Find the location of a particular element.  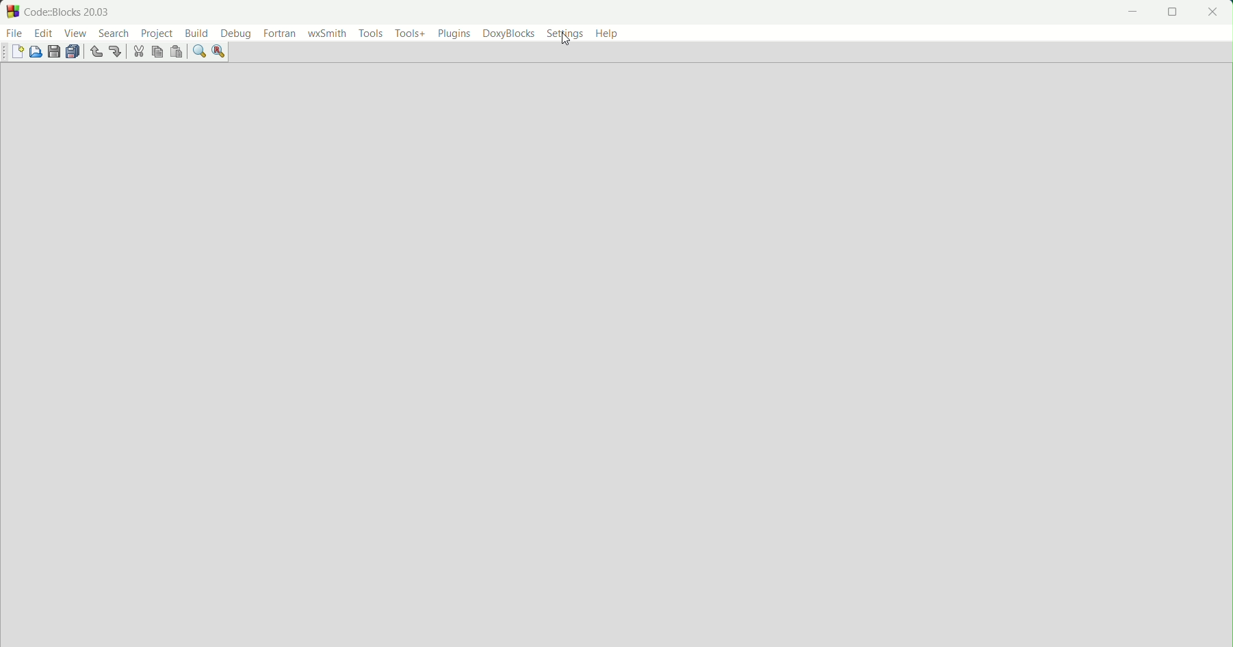

build is located at coordinates (197, 33).